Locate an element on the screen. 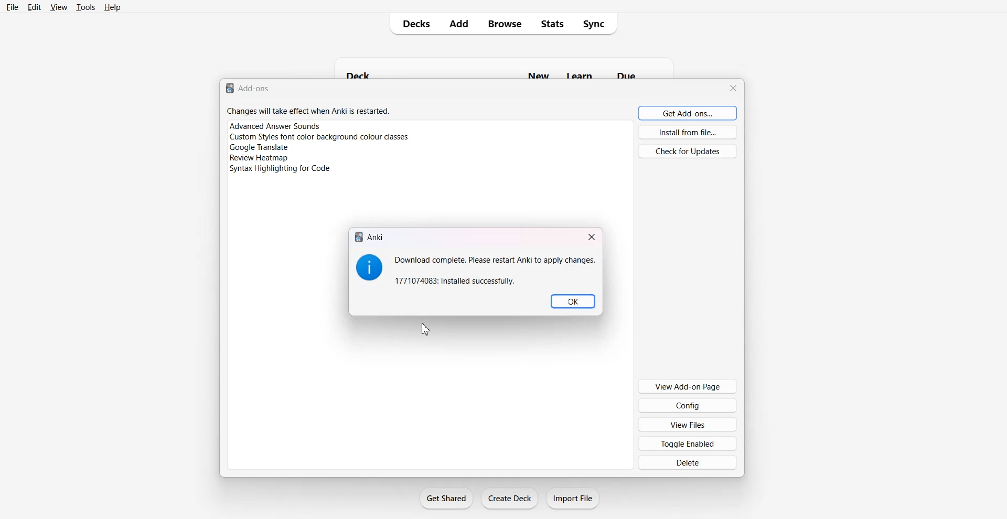 The image size is (1007, 519). Add is located at coordinates (459, 24).